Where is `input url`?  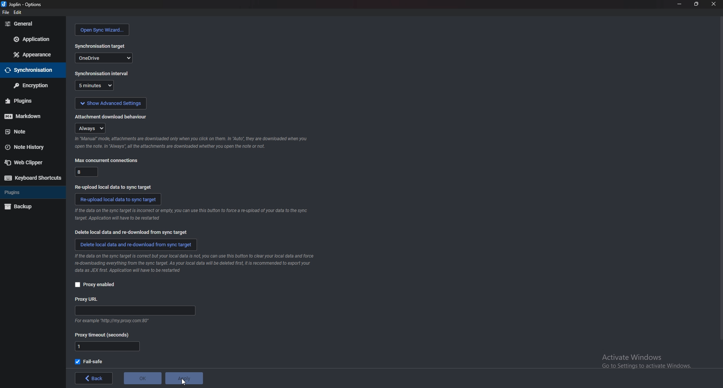 input url is located at coordinates (134, 311).